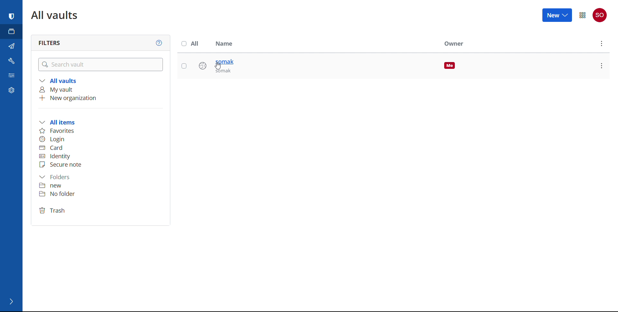  Describe the element at coordinates (557, 15) in the screenshot. I see `new` at that location.